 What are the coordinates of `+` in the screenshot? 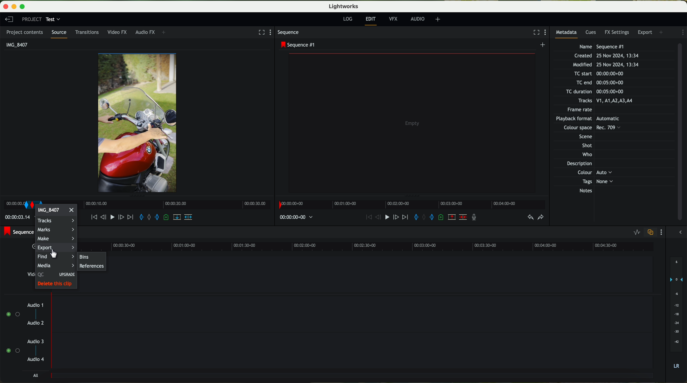 It's located at (166, 33).